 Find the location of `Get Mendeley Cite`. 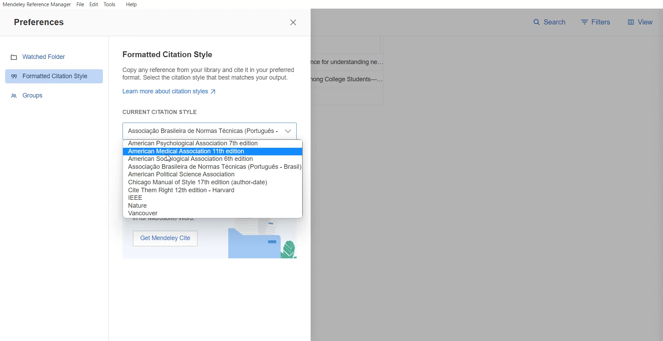

Get Mendeley Cite is located at coordinates (165, 238).